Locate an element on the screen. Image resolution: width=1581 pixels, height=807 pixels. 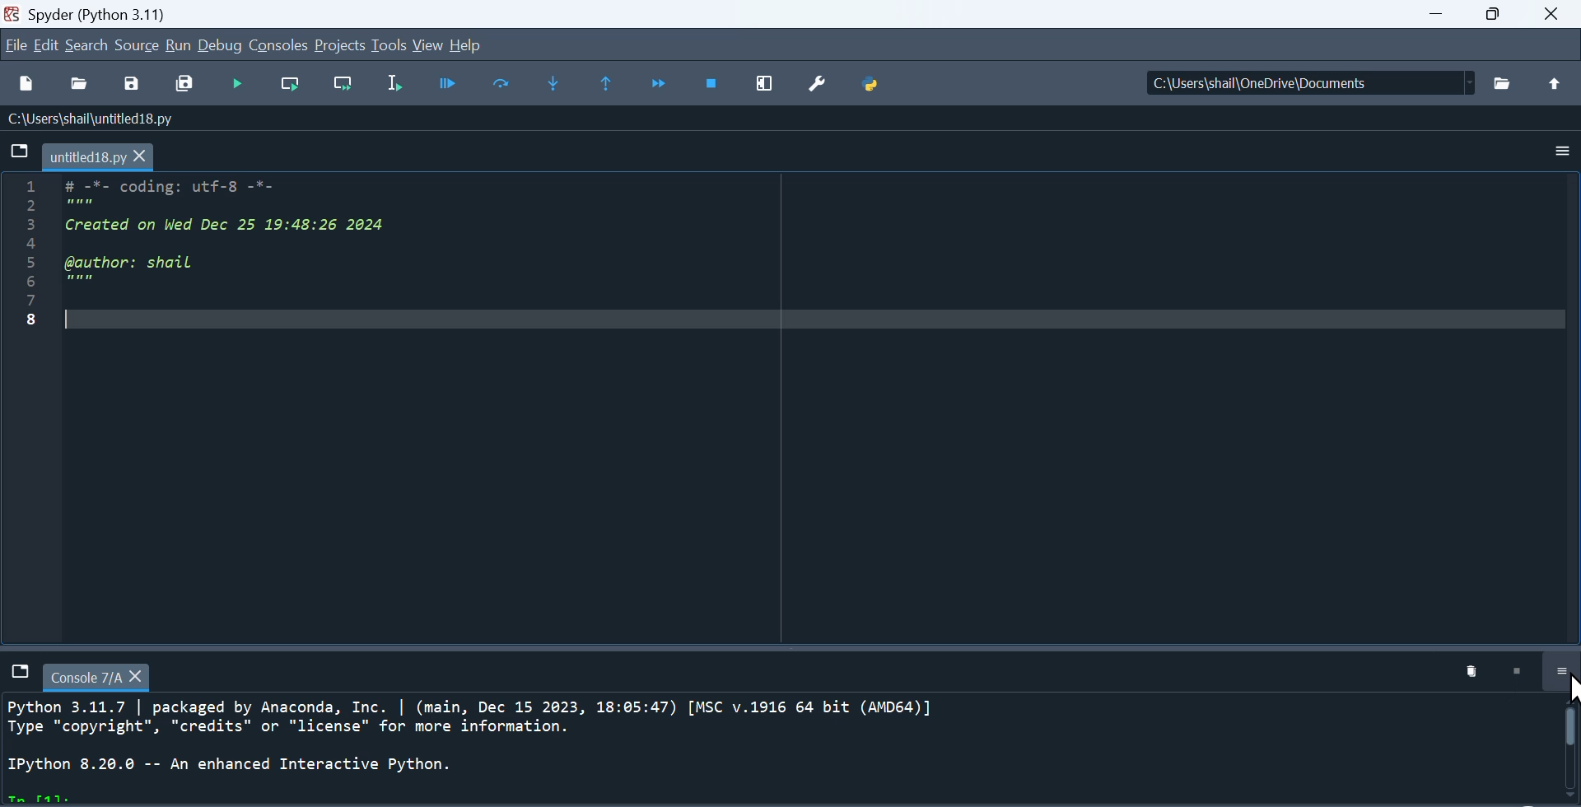
file is located at coordinates (14, 47).